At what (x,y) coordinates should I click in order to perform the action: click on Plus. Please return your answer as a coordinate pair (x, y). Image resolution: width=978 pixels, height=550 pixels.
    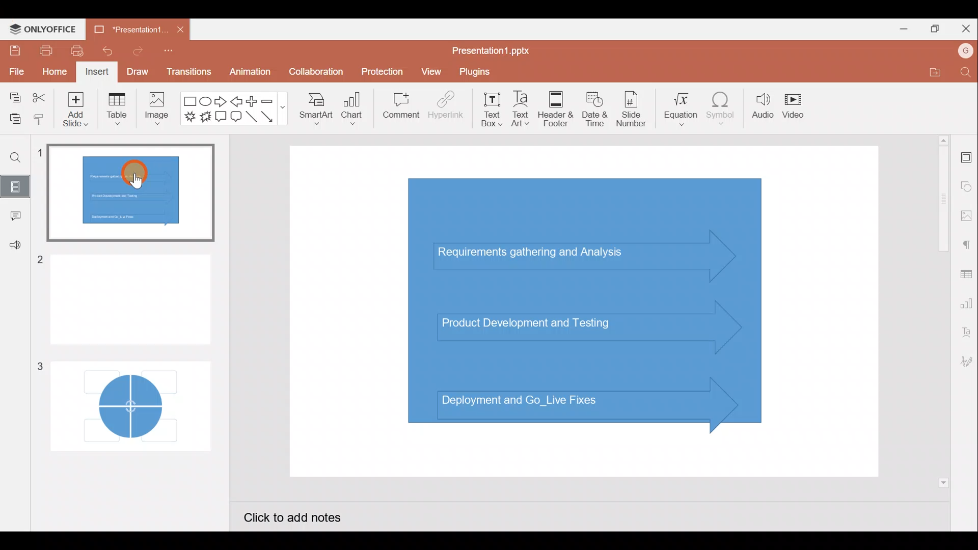
    Looking at the image, I should click on (252, 100).